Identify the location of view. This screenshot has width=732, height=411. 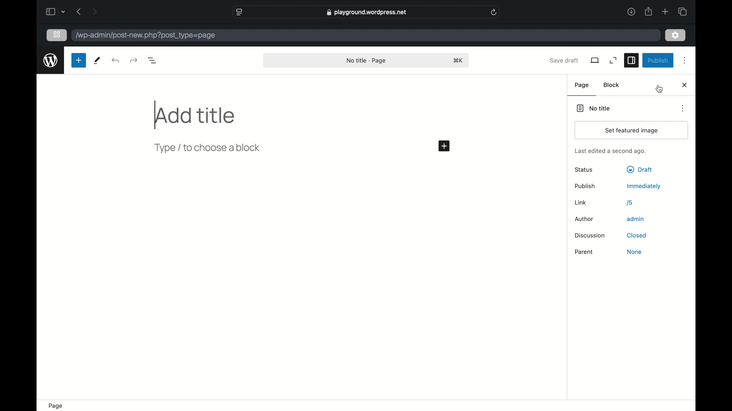
(596, 60).